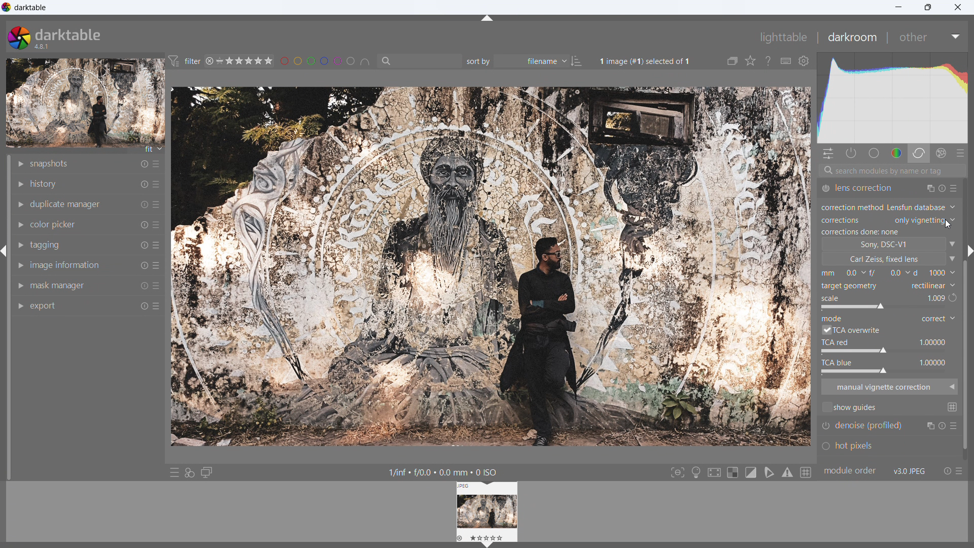 The image size is (974, 548). I want to click on correction status, so click(860, 231).